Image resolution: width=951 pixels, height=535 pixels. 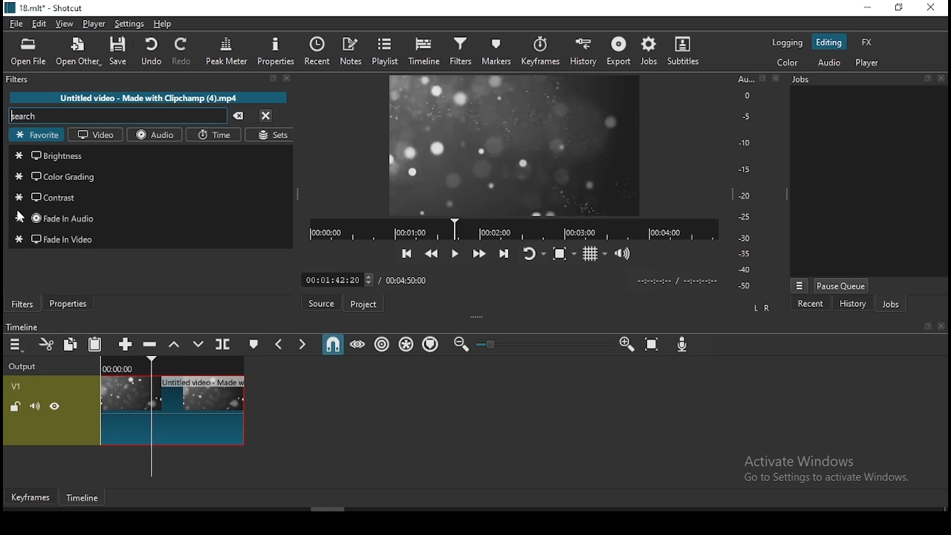 What do you see at coordinates (407, 253) in the screenshot?
I see `skip to the previous point` at bounding box center [407, 253].